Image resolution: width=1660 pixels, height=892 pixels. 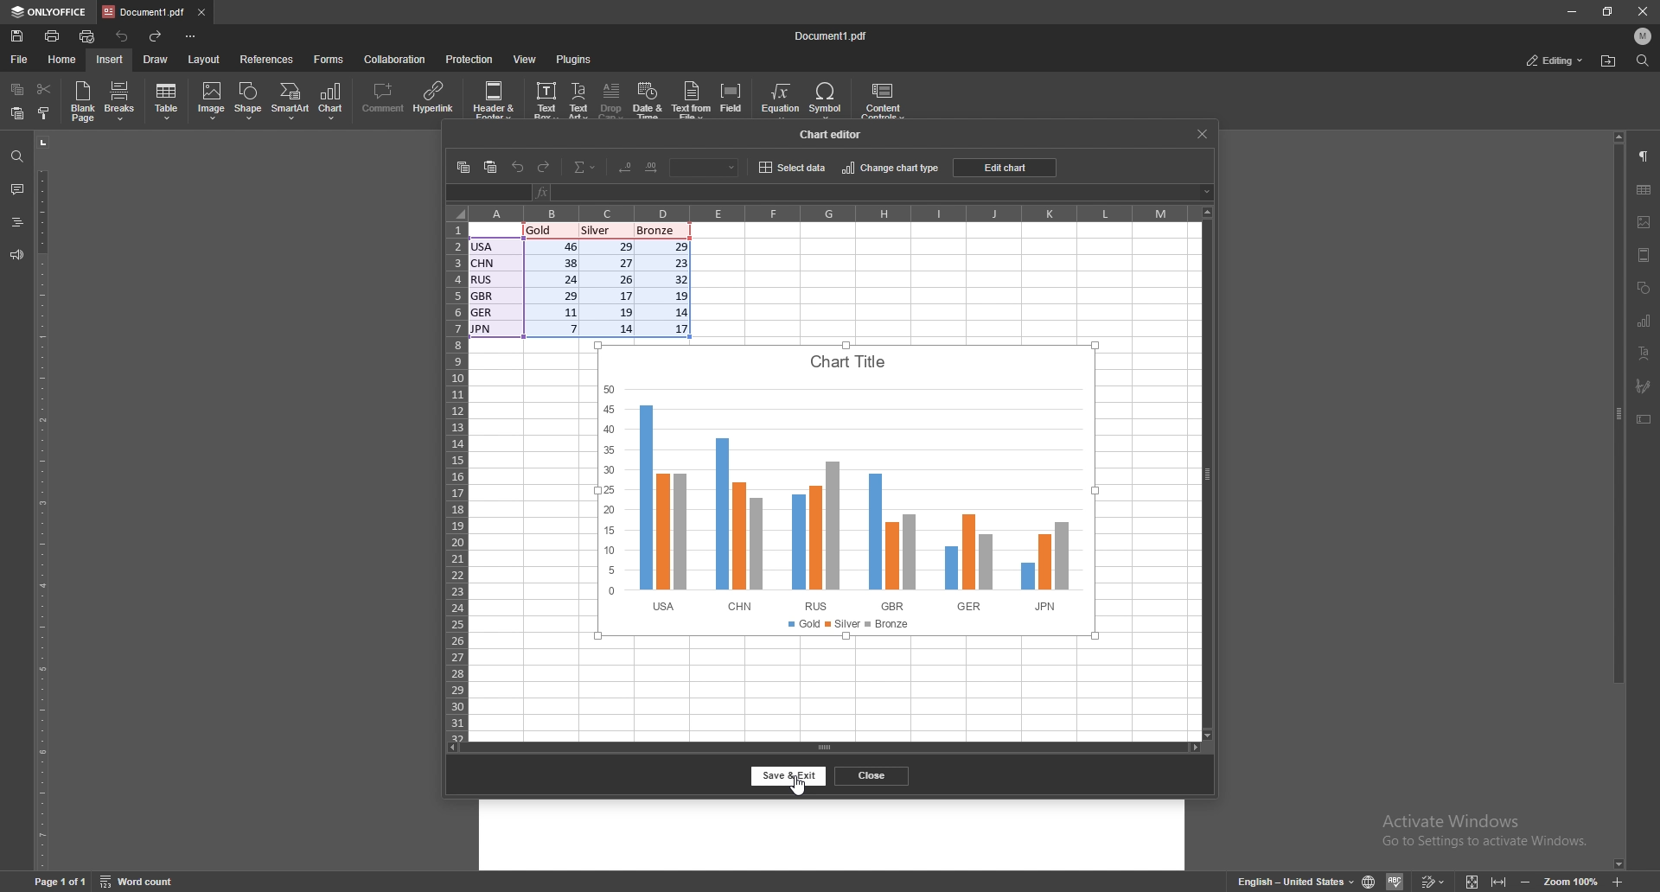 What do you see at coordinates (832, 35) in the screenshot?
I see `file name` at bounding box center [832, 35].